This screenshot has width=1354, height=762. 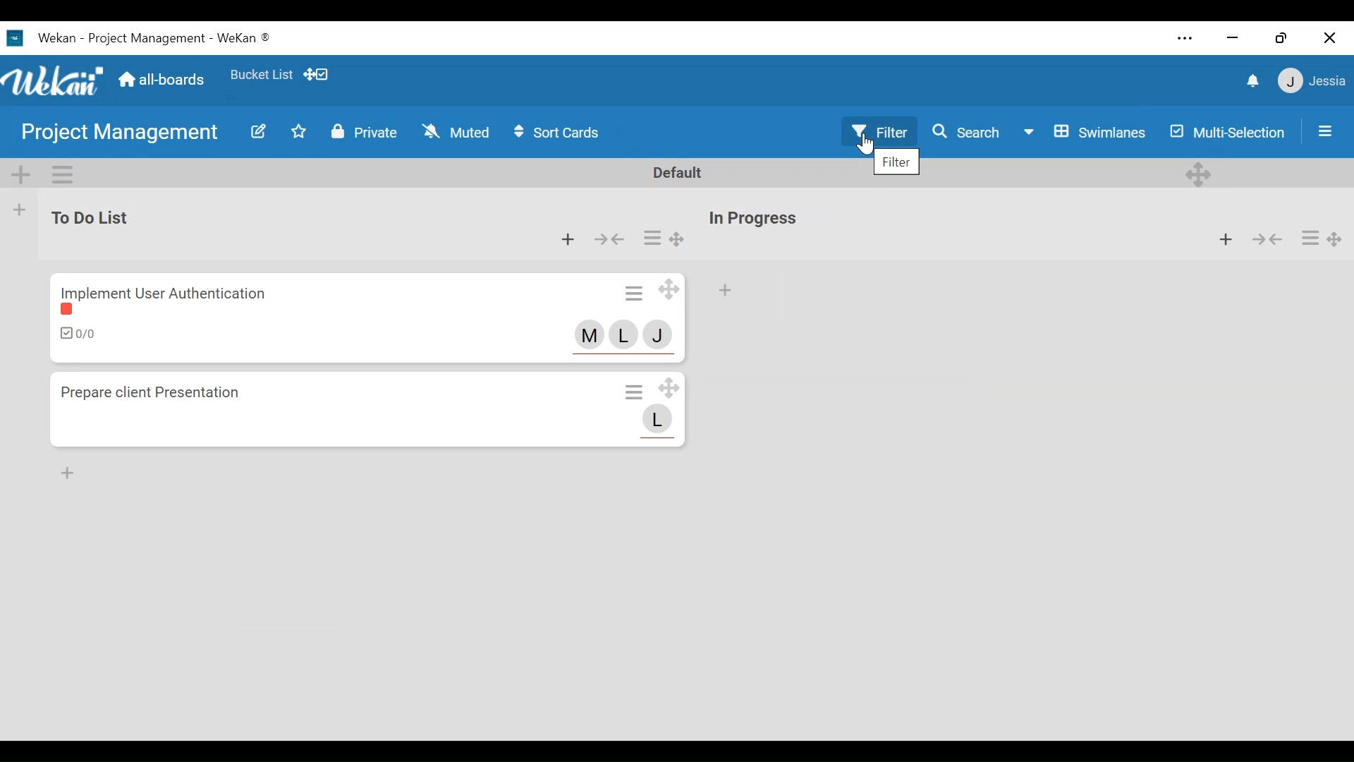 What do you see at coordinates (1305, 241) in the screenshot?
I see `card actions` at bounding box center [1305, 241].